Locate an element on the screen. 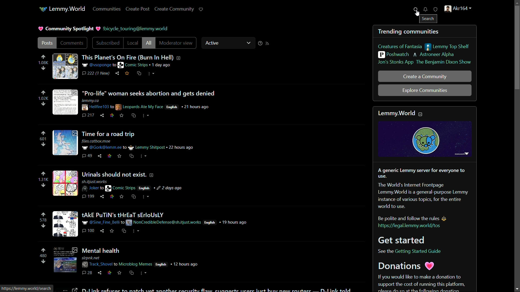 The height and width of the screenshot is (292, 520). dropdown is located at coordinates (248, 43).